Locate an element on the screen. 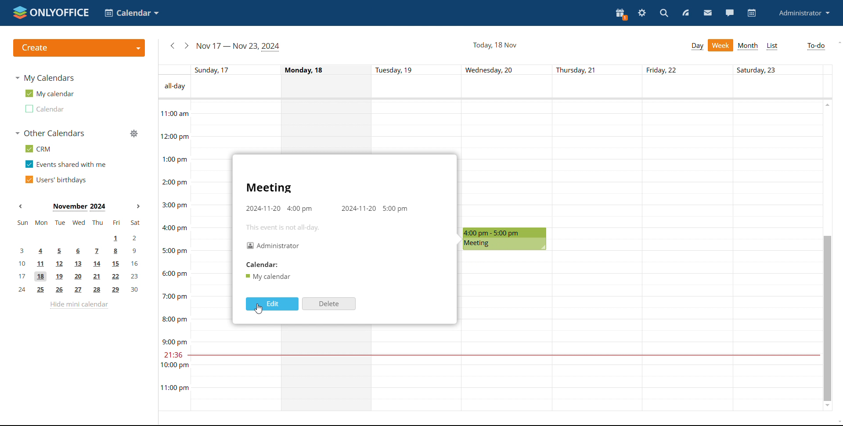  Monday is located at coordinates (328, 369).